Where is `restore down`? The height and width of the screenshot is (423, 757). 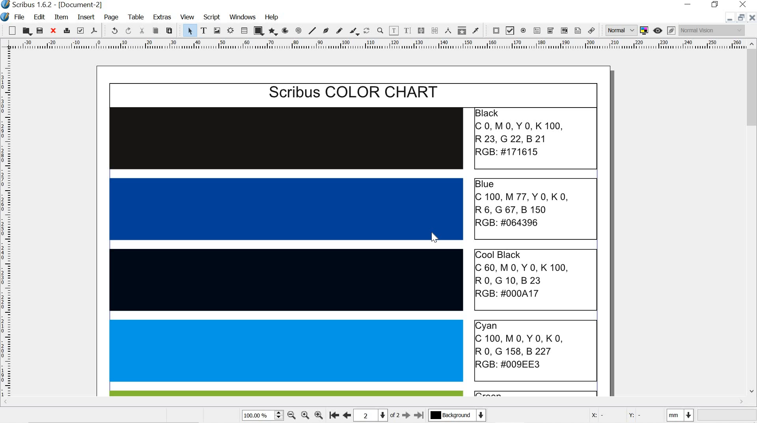 restore down is located at coordinates (742, 17).